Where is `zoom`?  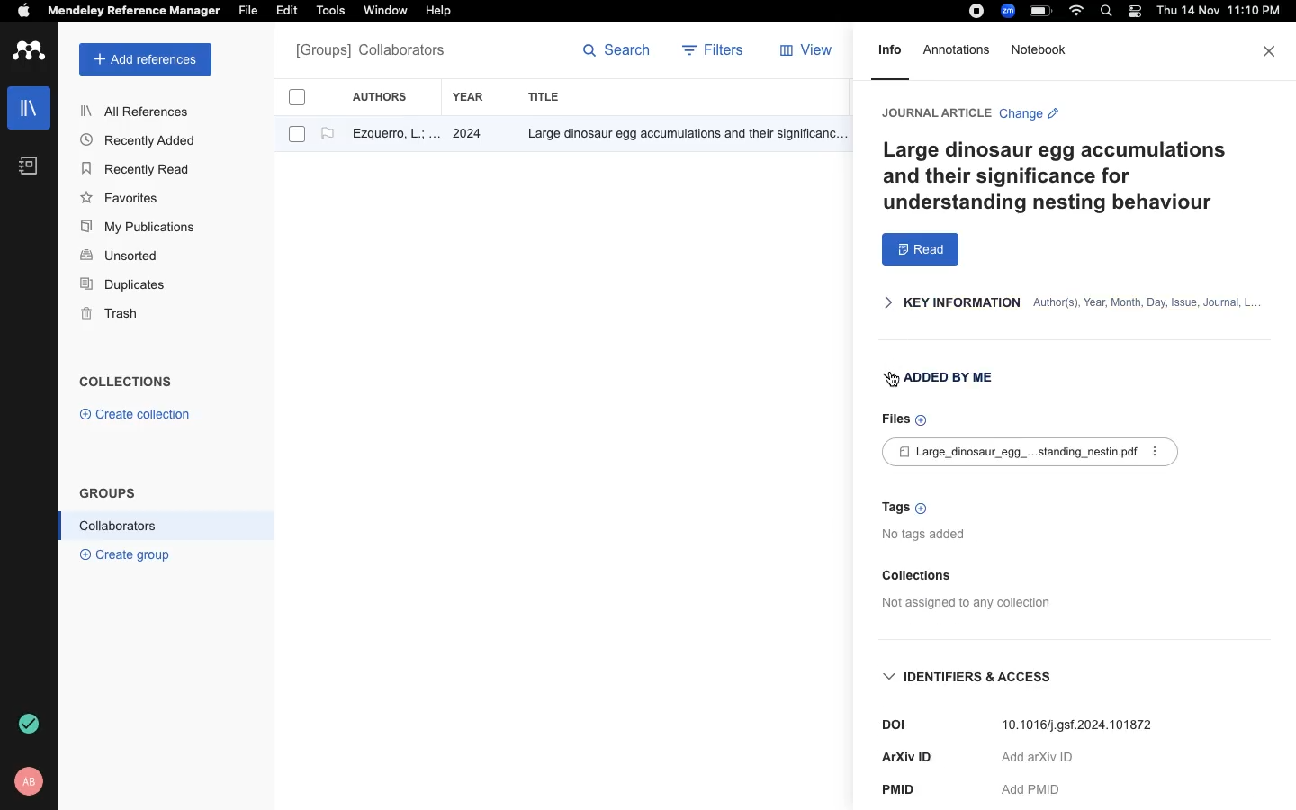 zoom is located at coordinates (1011, 11).